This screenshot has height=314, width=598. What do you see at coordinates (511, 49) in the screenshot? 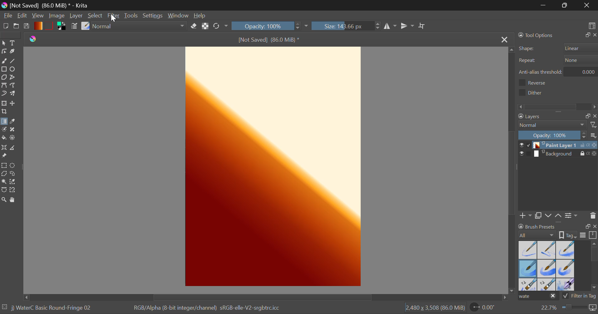
I see `move up` at bounding box center [511, 49].